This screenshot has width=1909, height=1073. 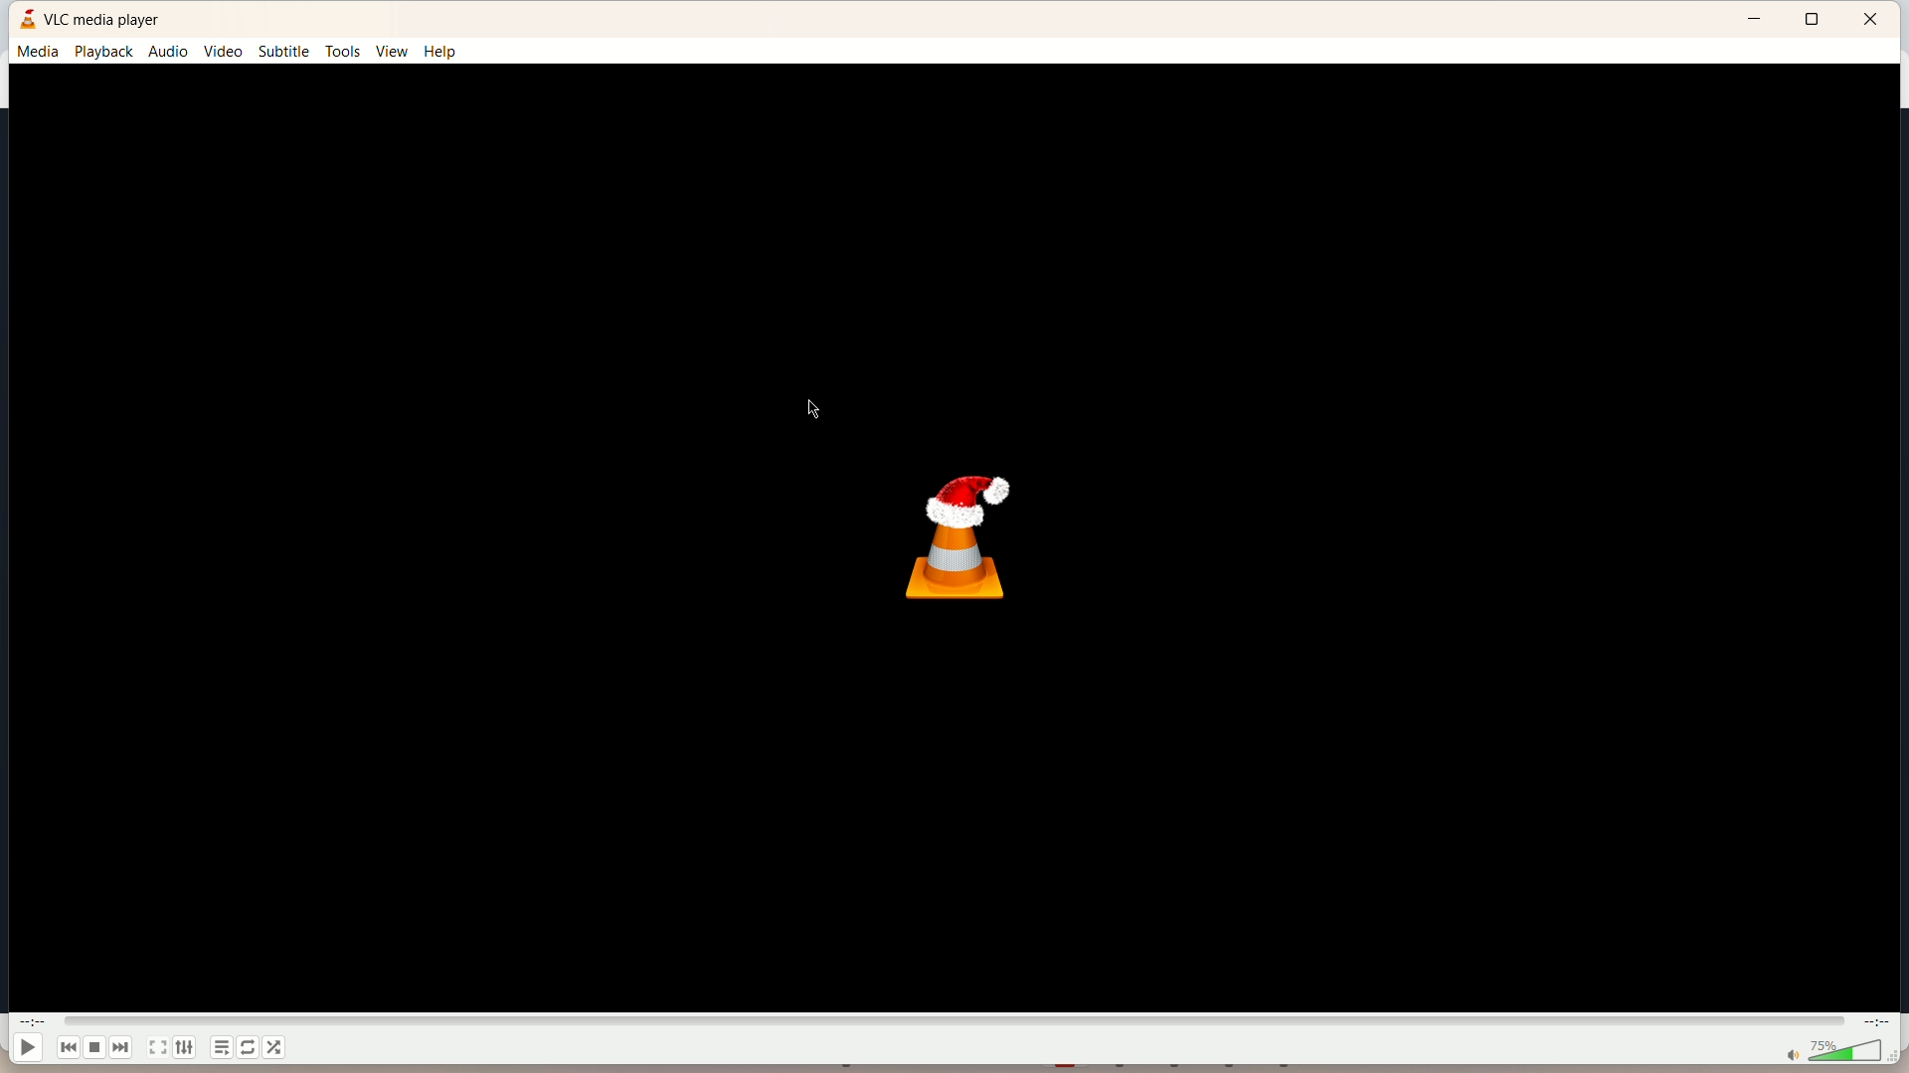 I want to click on help, so click(x=441, y=52).